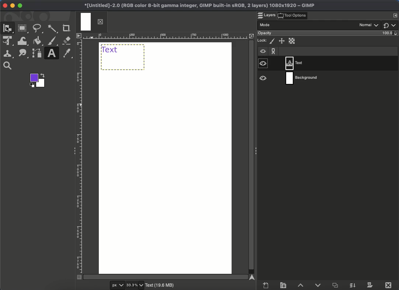 The width and height of the screenshot is (399, 290). What do you see at coordinates (167, 276) in the screenshot?
I see `Scroll` at bounding box center [167, 276].